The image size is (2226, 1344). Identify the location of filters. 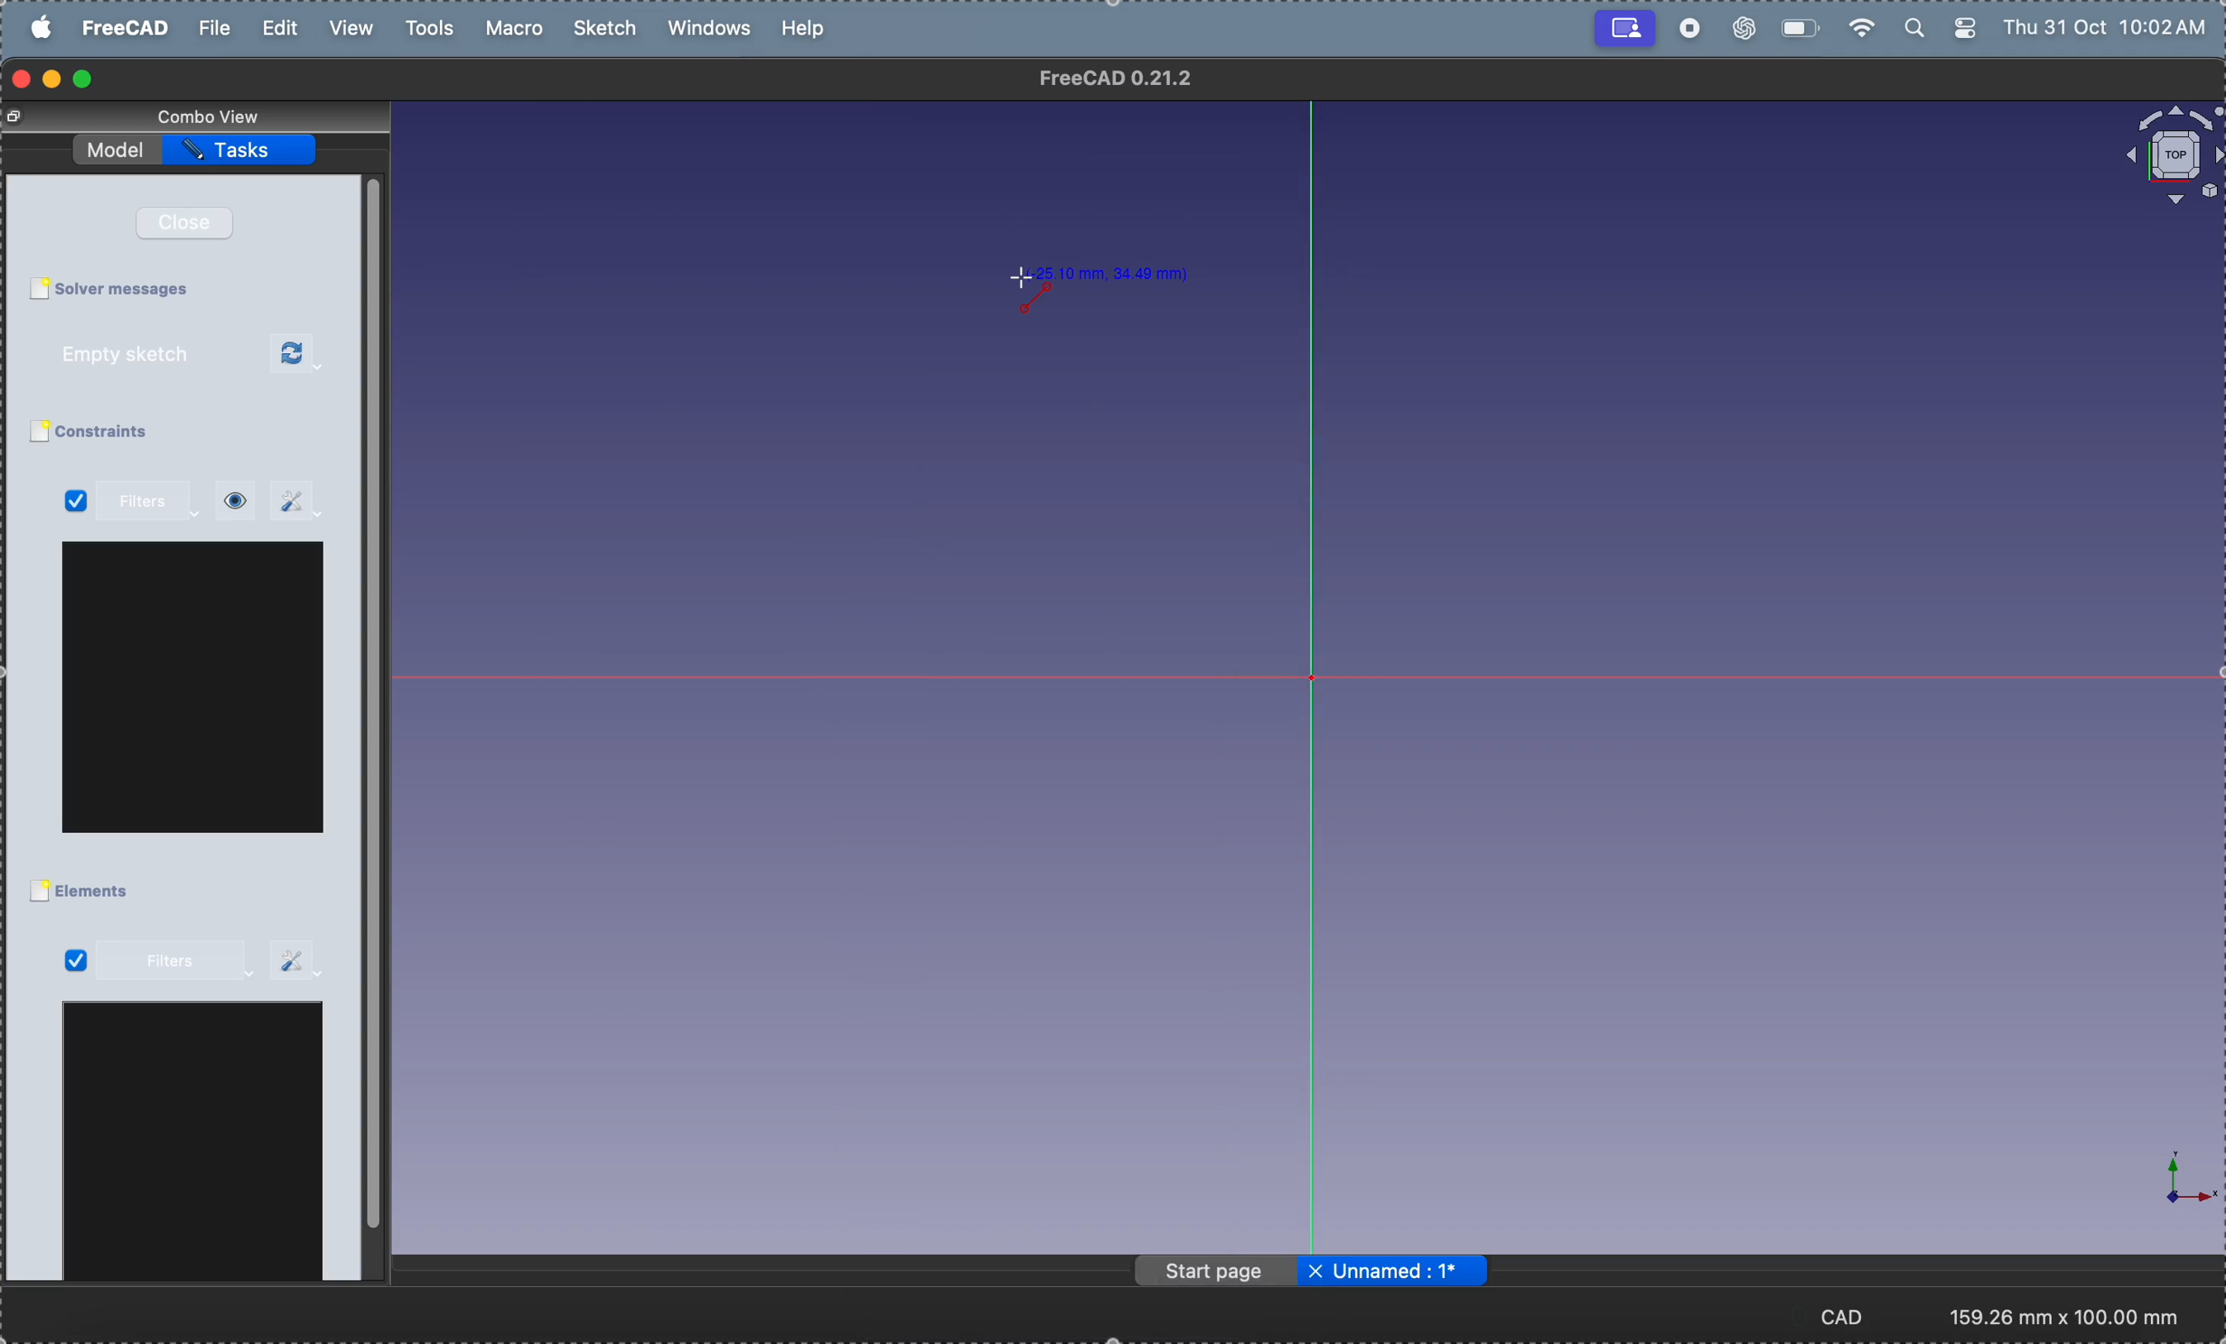
(154, 502).